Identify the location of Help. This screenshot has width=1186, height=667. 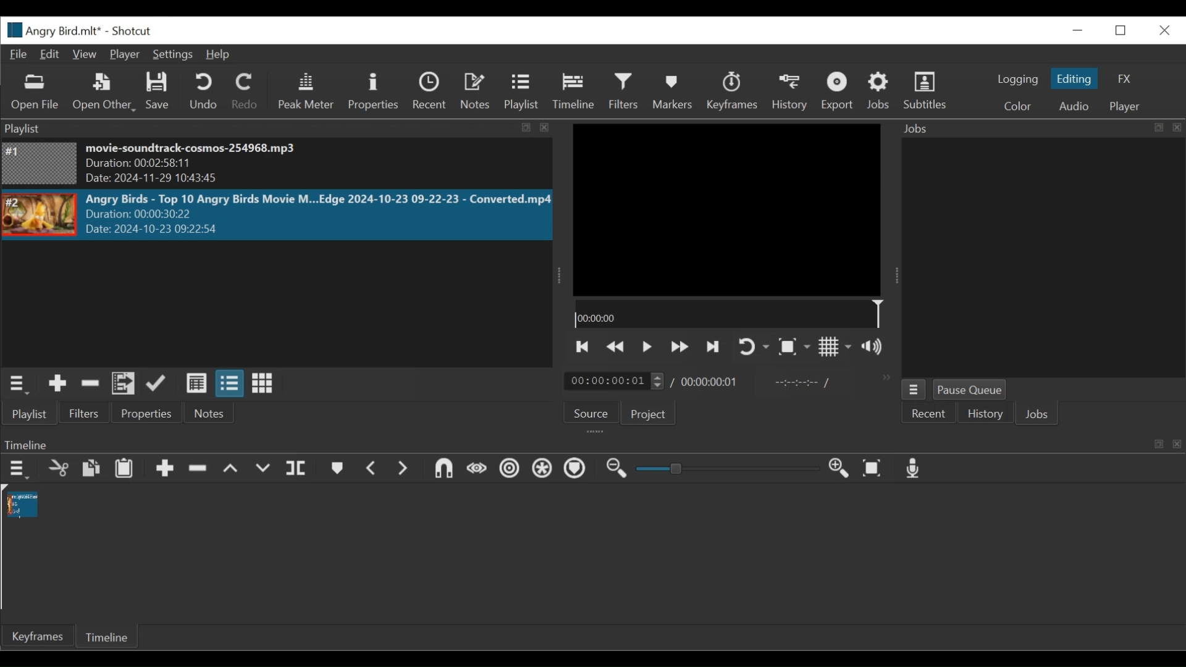
(217, 55).